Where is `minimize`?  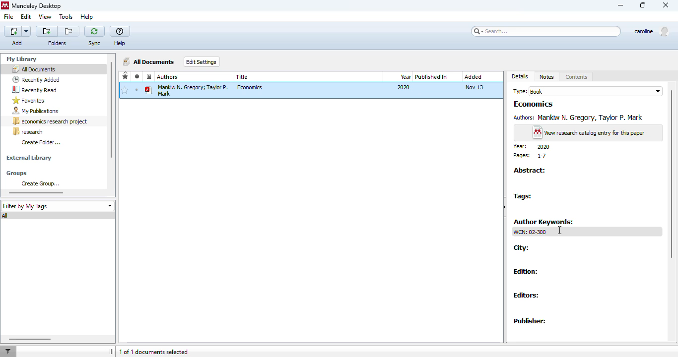 minimize is located at coordinates (621, 5).